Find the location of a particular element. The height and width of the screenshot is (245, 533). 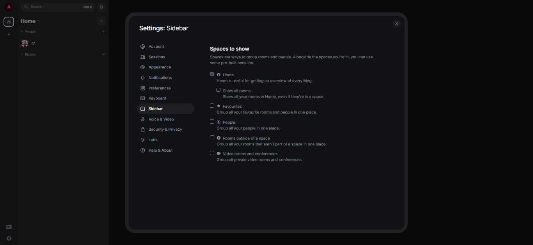

settings: sidebar is located at coordinates (165, 28).